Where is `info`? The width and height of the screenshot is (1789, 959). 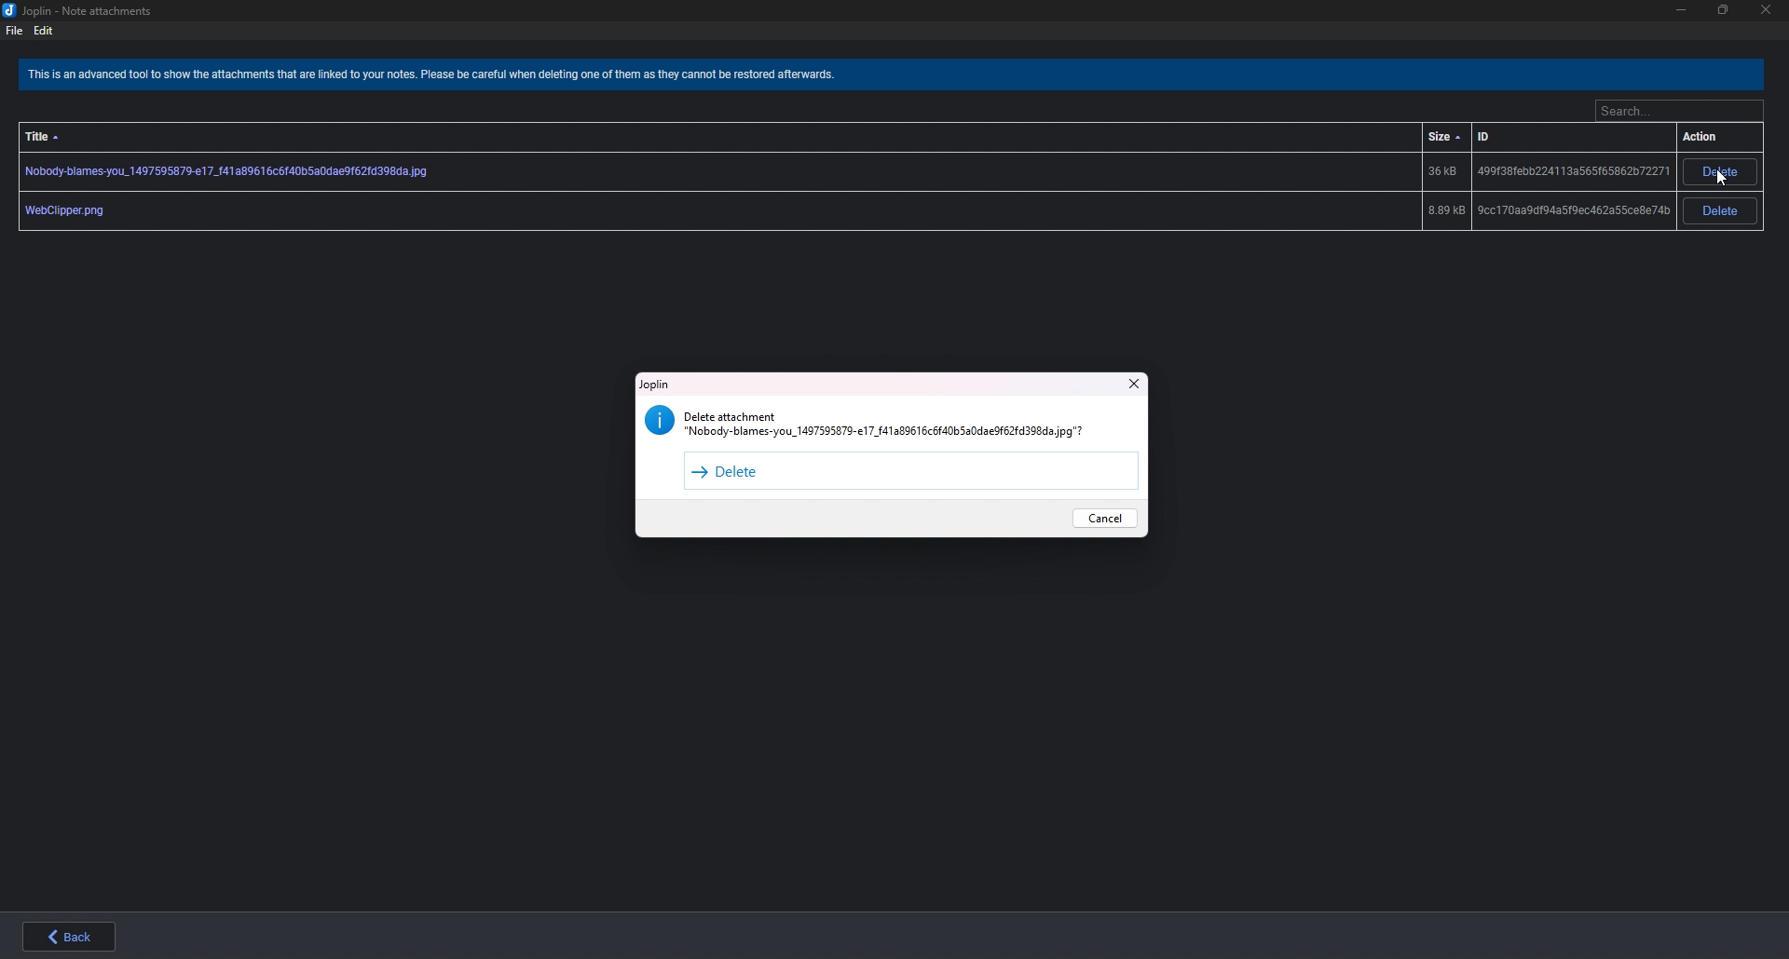
info is located at coordinates (661, 421).